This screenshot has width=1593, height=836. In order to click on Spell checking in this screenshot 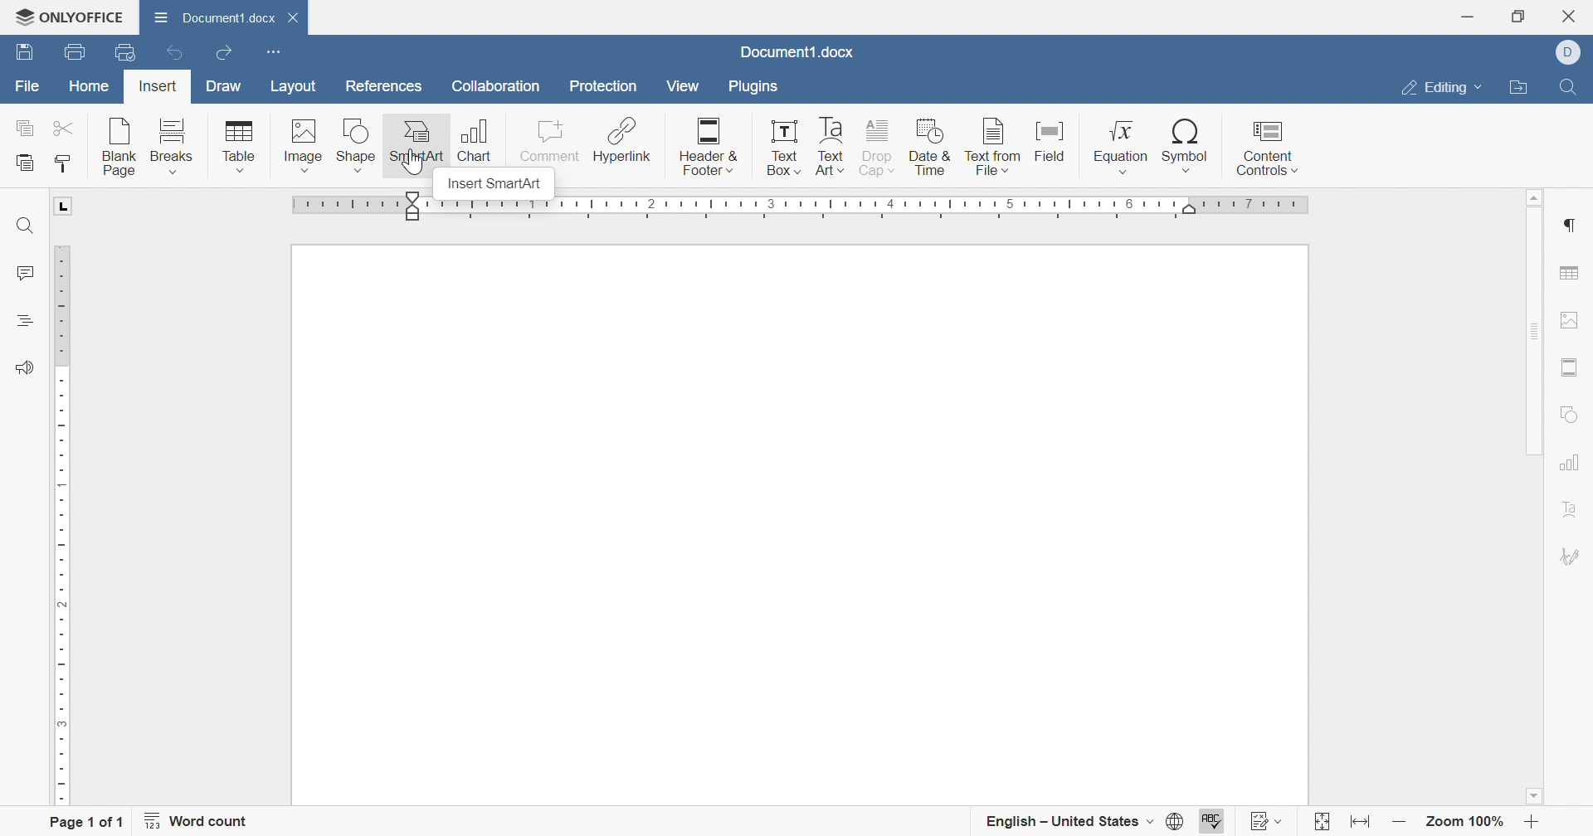, I will do `click(1213, 819)`.